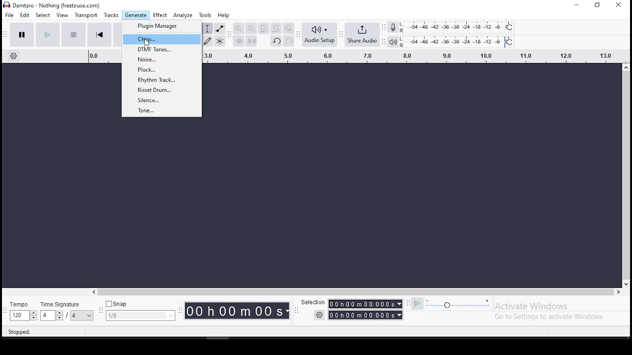 The image size is (632, 355). Describe the element at coordinates (621, 154) in the screenshot. I see `vertical scroll bar` at that location.